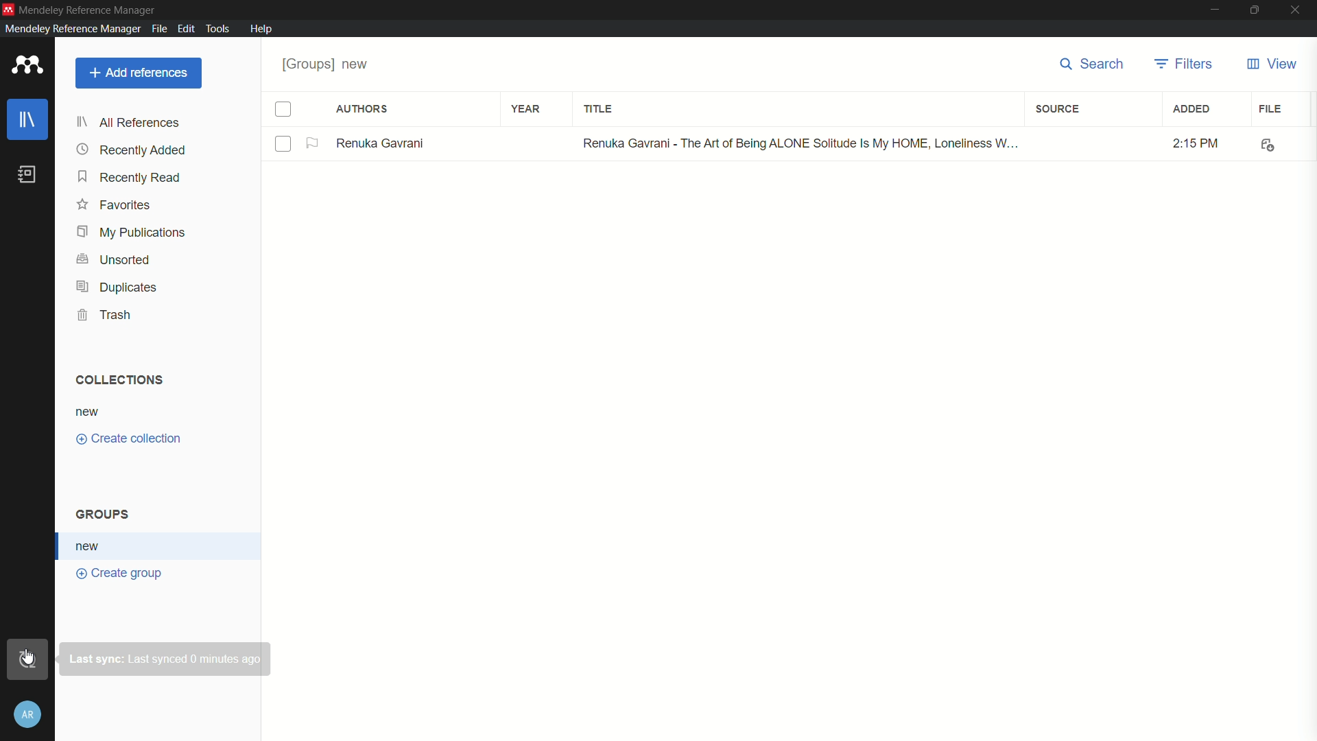 The width and height of the screenshot is (1317, 741). What do you see at coordinates (8, 8) in the screenshot?
I see `app icon` at bounding box center [8, 8].